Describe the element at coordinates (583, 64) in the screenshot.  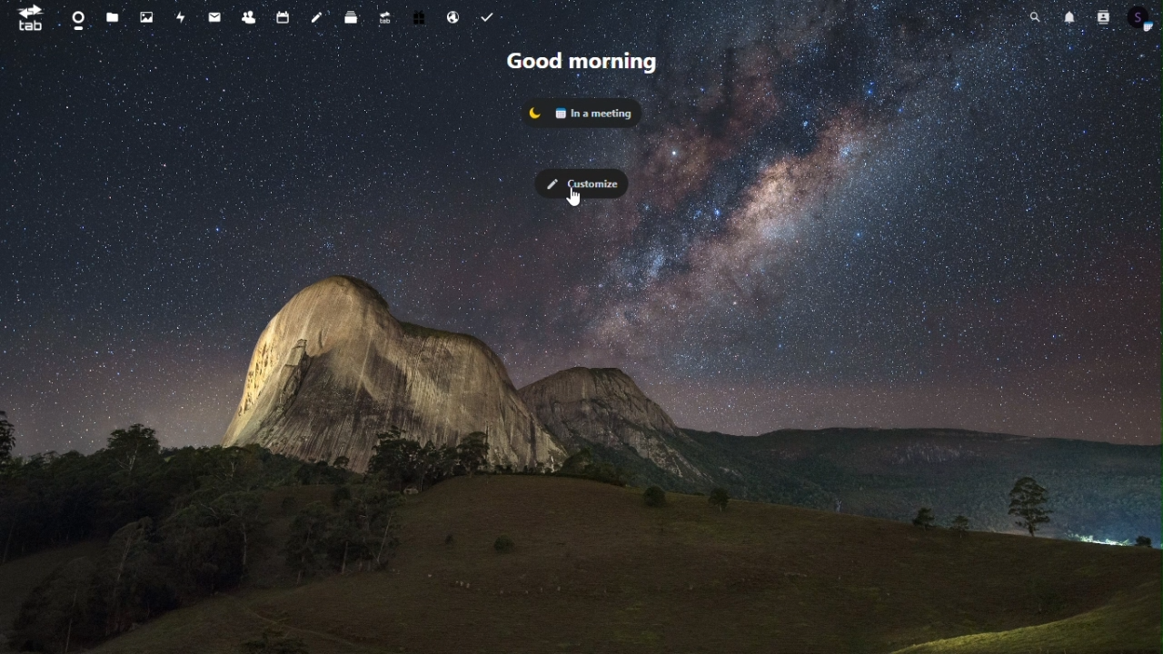
I see `good morning` at that location.